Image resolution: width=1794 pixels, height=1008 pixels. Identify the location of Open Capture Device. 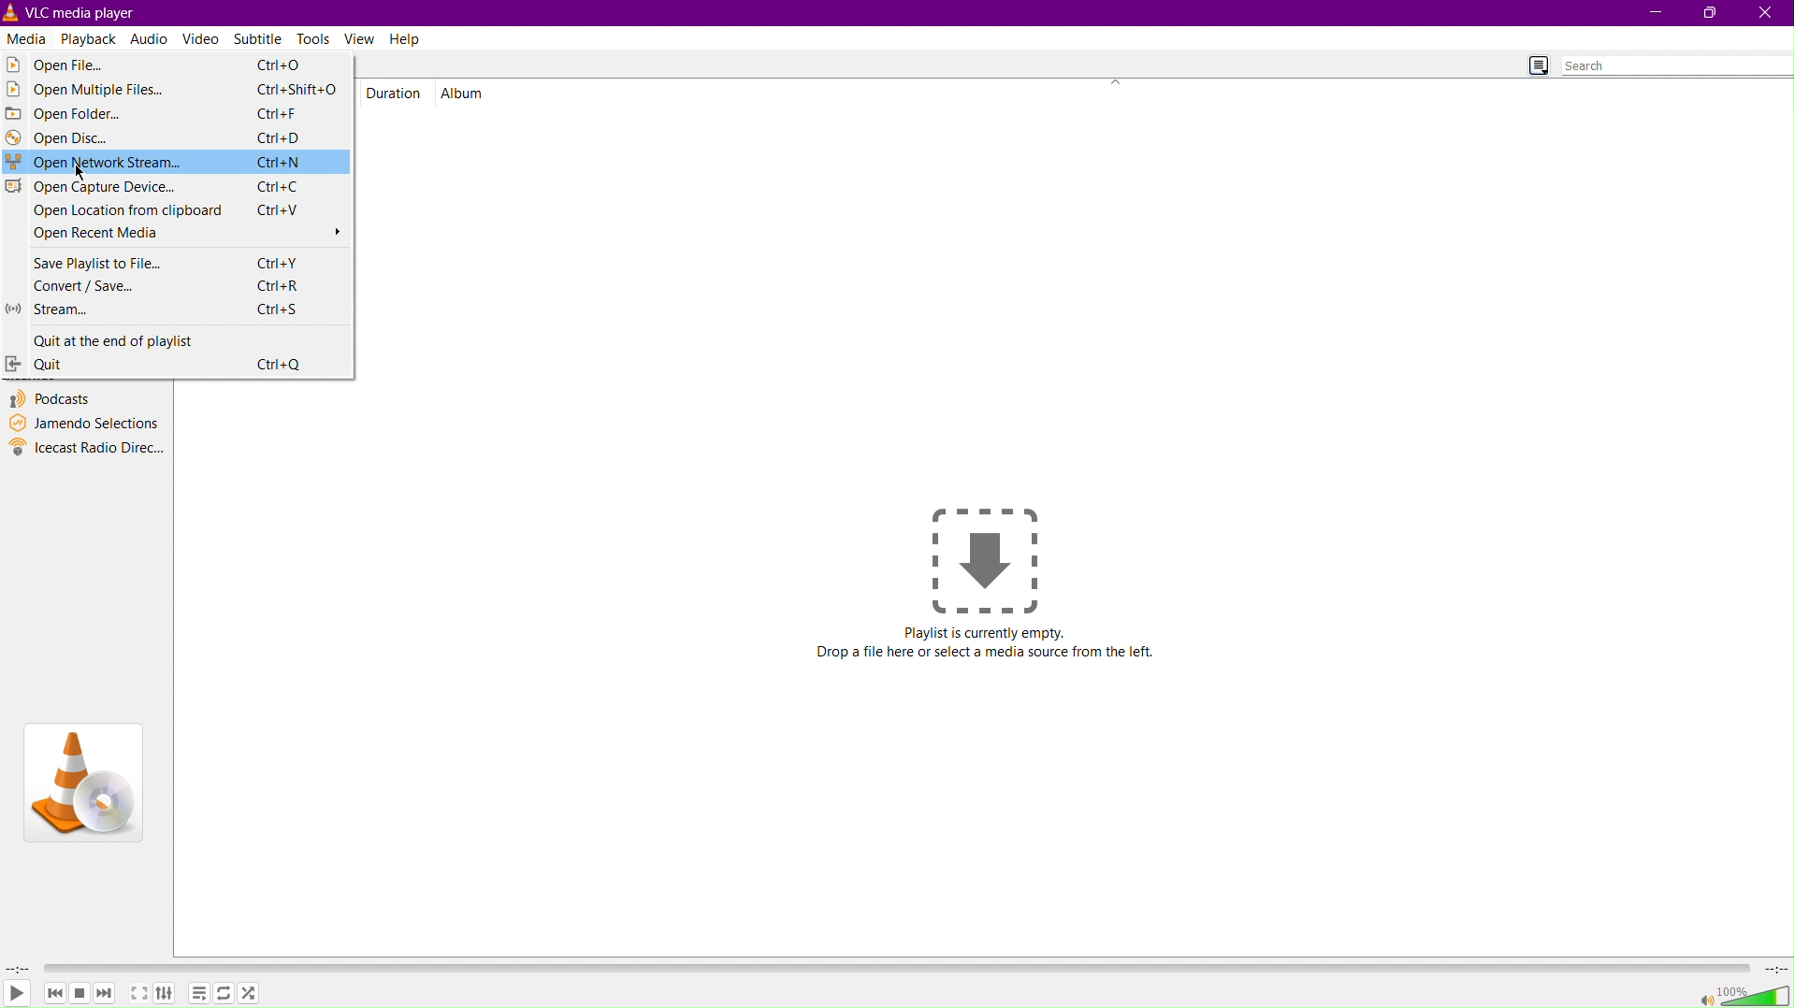
(90, 189).